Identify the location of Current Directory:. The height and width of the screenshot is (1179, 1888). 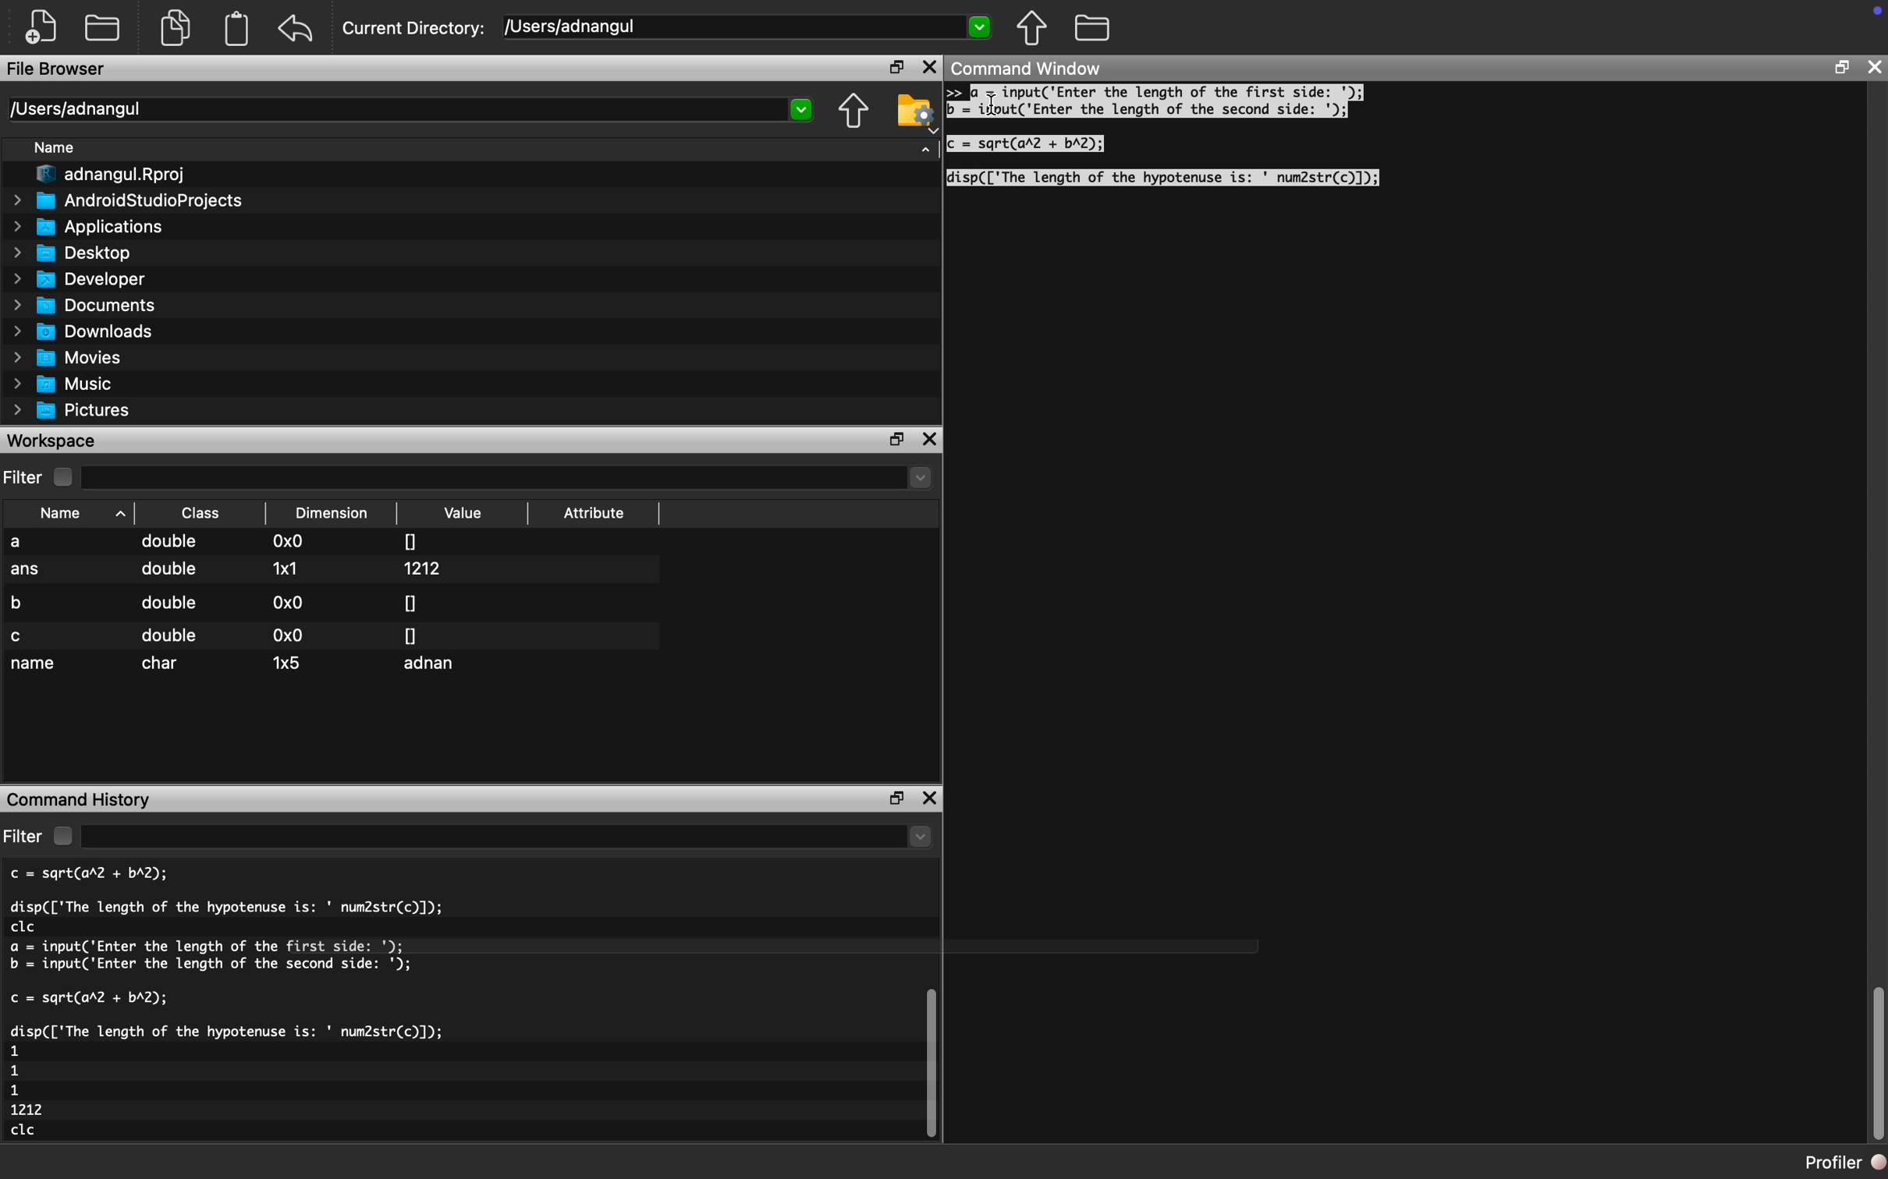
(415, 30).